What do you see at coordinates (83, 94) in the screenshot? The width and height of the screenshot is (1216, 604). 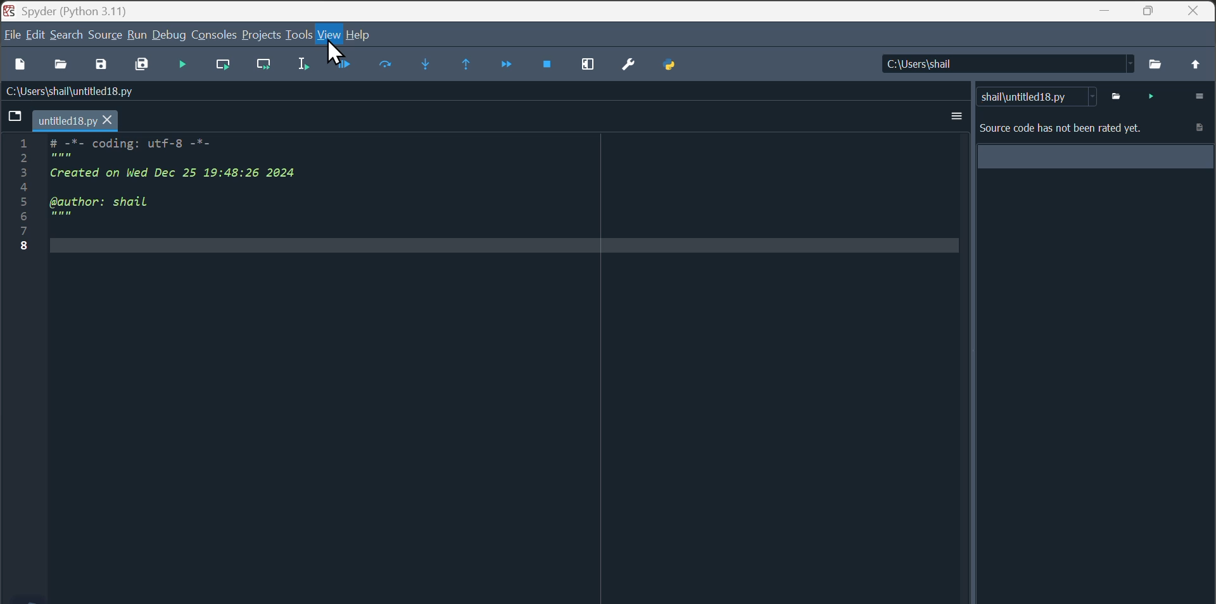 I see `C:\Users\shail\untitled18.py` at bounding box center [83, 94].